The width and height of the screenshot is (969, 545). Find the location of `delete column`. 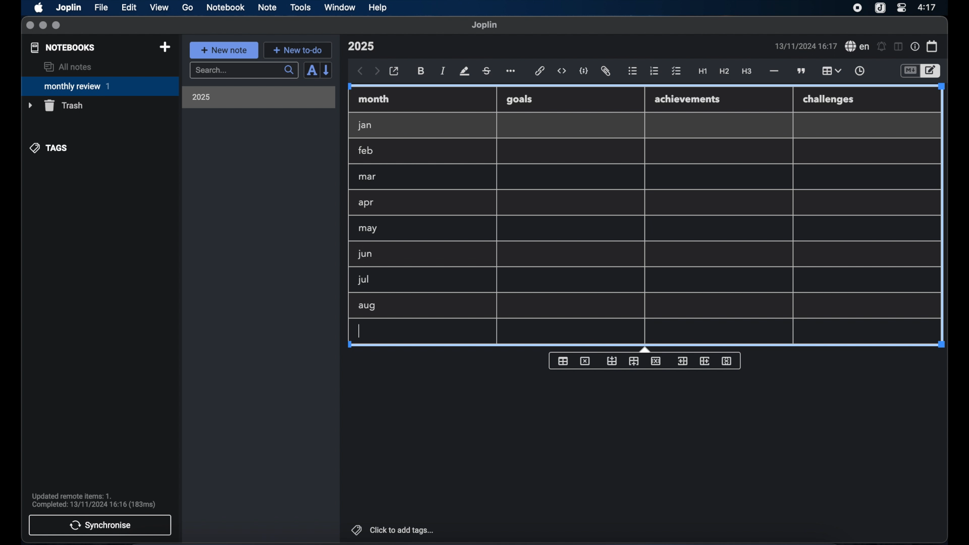

delete column is located at coordinates (727, 361).